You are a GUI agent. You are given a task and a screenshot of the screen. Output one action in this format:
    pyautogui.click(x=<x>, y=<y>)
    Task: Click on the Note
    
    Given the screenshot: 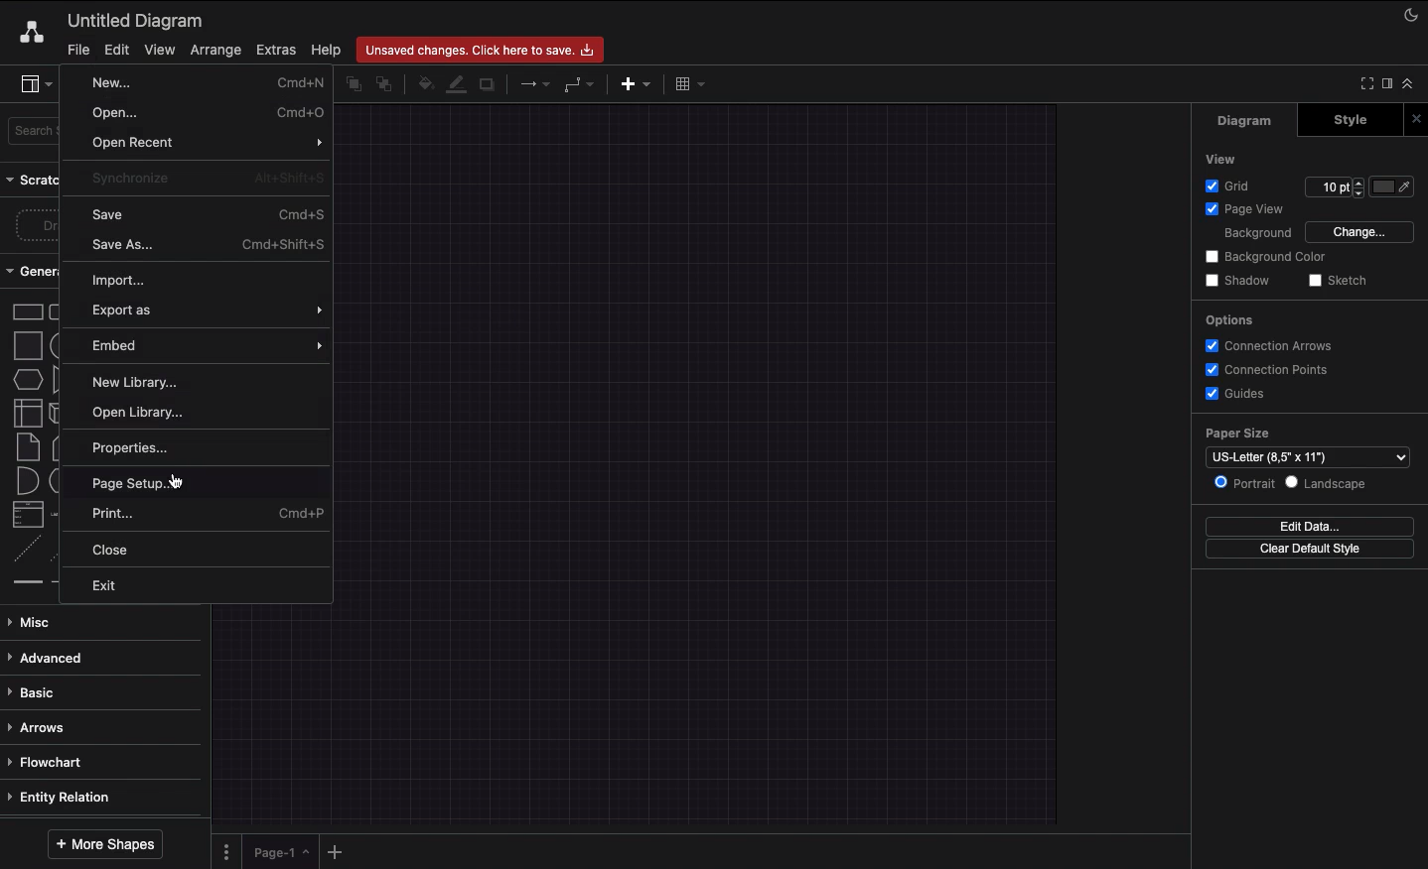 What is the action you would take?
    pyautogui.click(x=26, y=447)
    